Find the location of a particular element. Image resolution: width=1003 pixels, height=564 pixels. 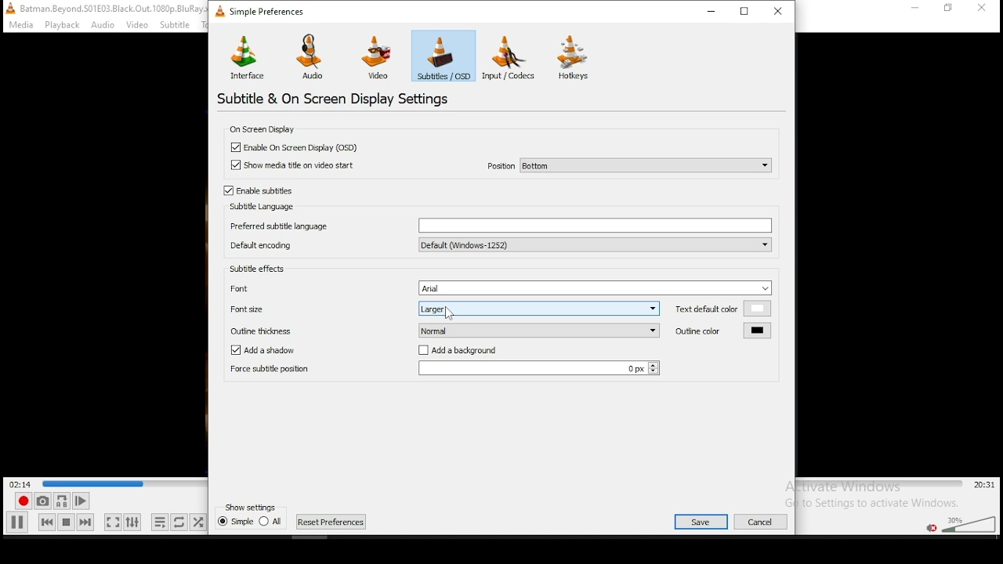

toggle fullscreen is located at coordinates (111, 522).